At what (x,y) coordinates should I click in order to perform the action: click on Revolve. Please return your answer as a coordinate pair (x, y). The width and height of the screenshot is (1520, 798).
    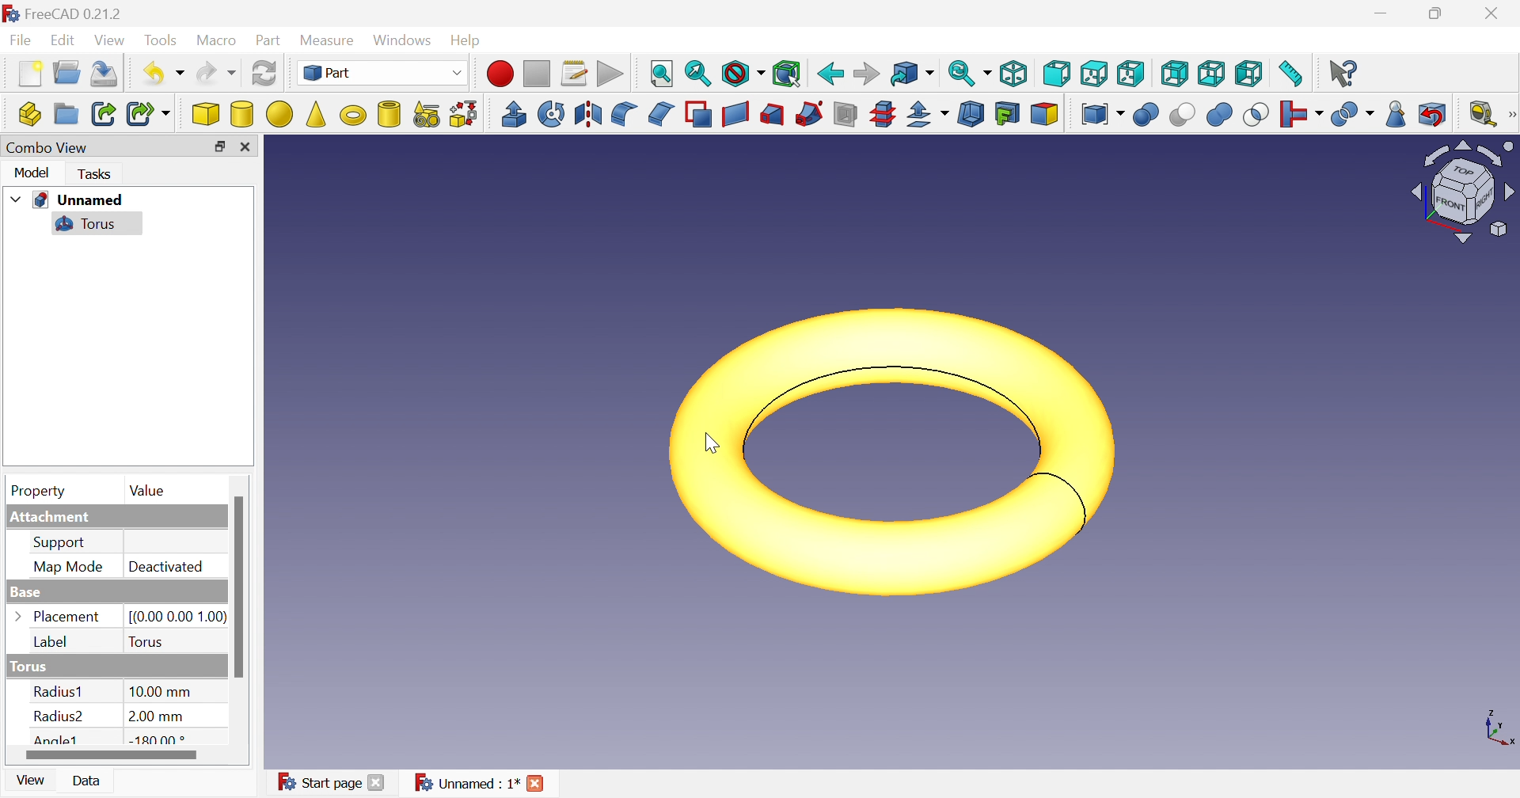
    Looking at the image, I should click on (549, 112).